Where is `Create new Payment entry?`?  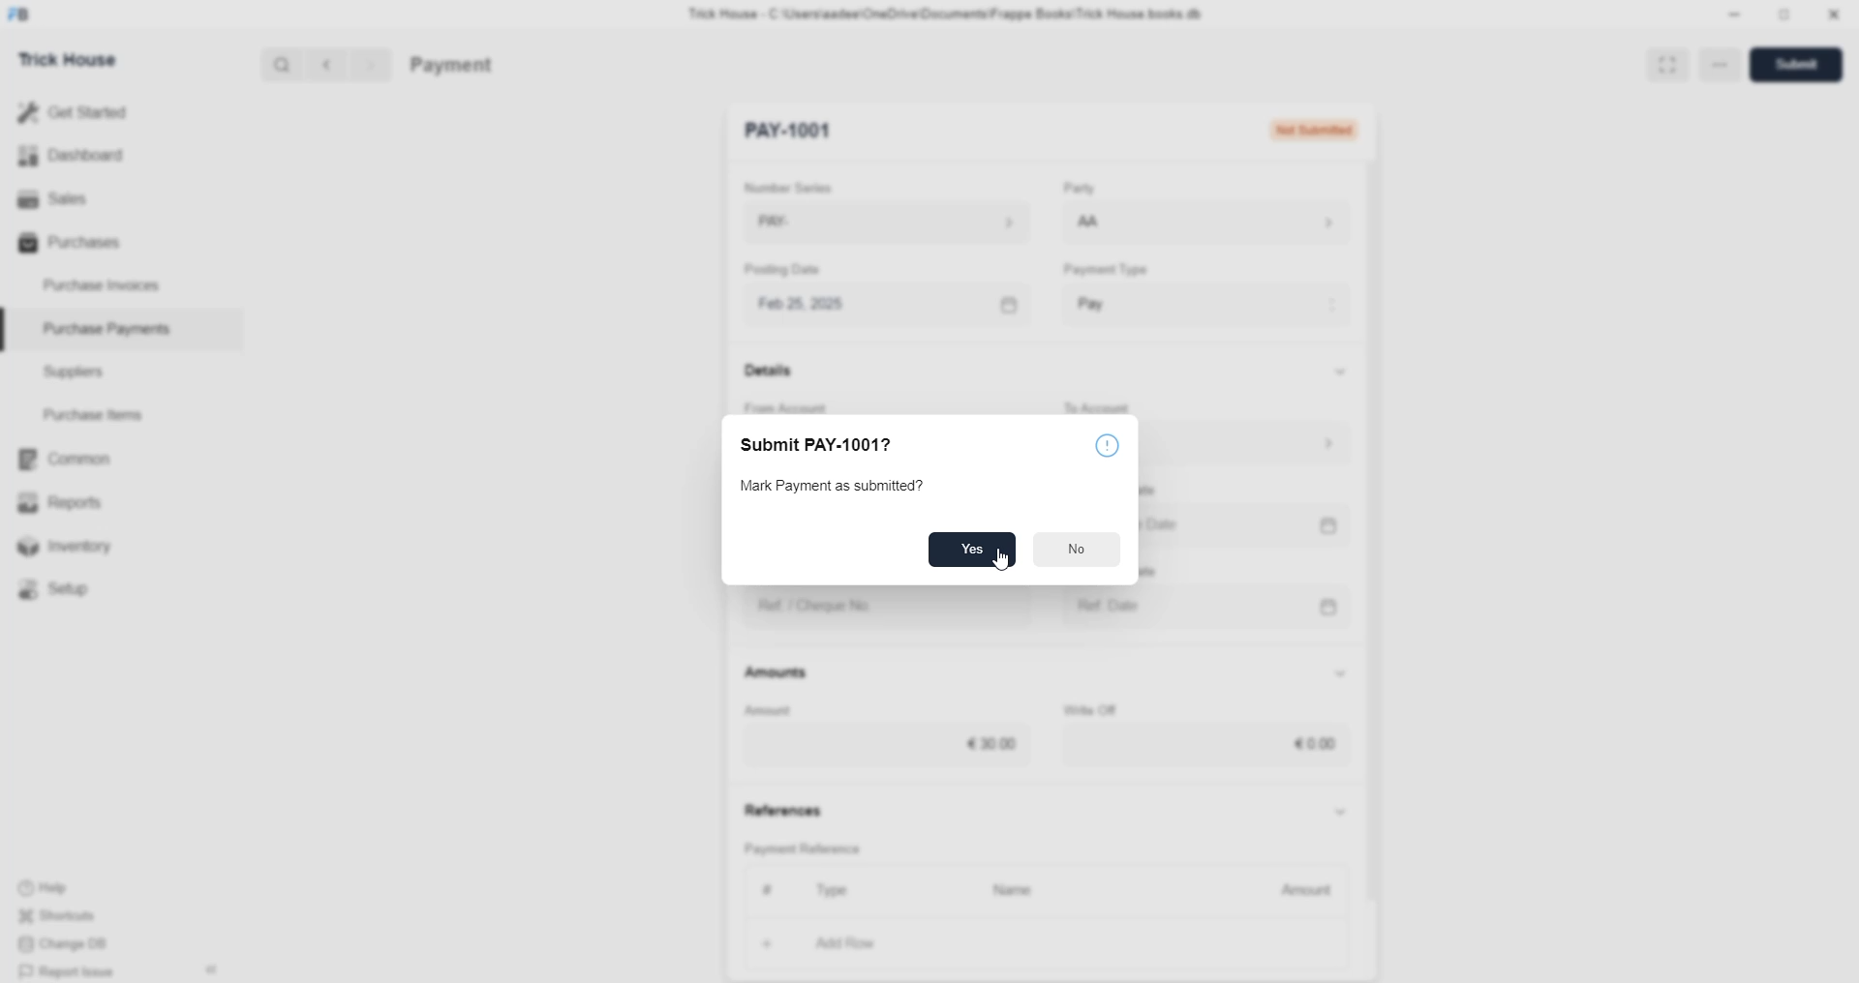 Create new Payment entry? is located at coordinates (837, 488).